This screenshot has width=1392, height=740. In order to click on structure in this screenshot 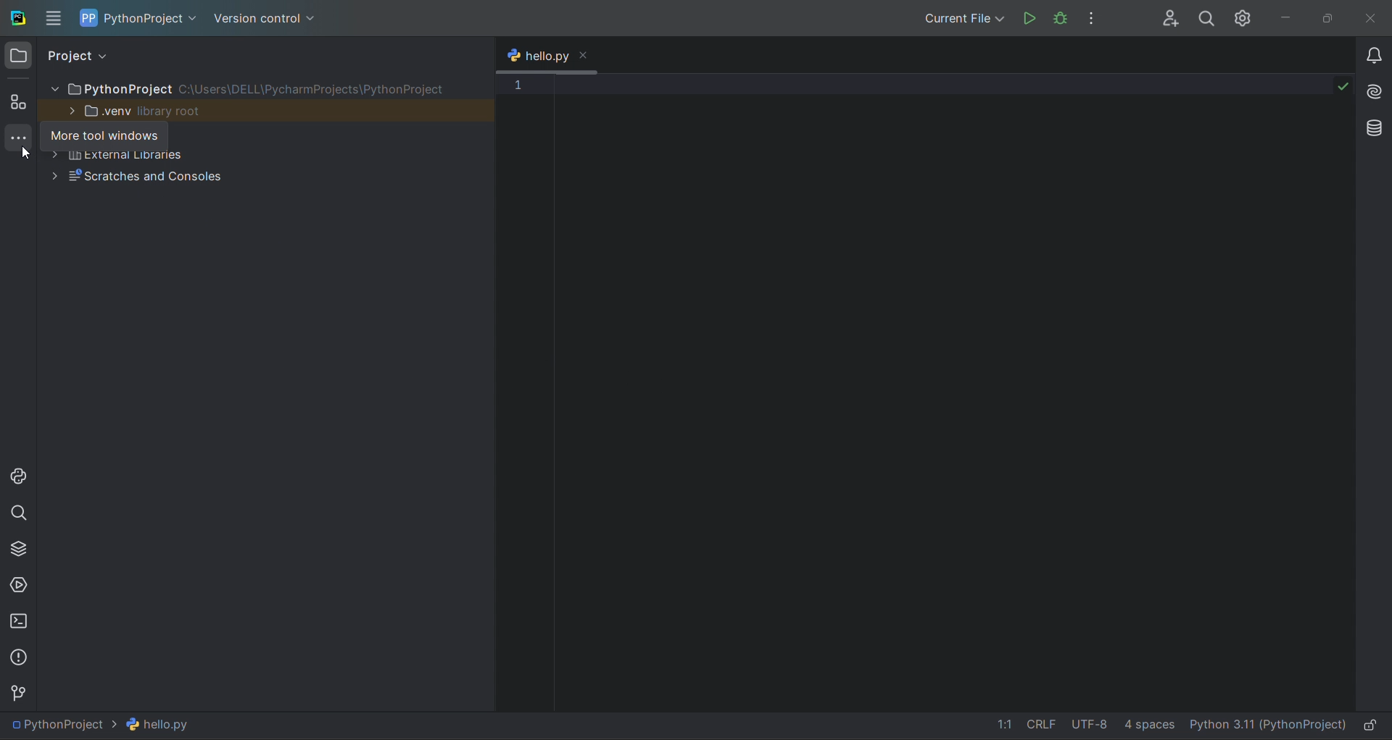, I will do `click(18, 103)`.